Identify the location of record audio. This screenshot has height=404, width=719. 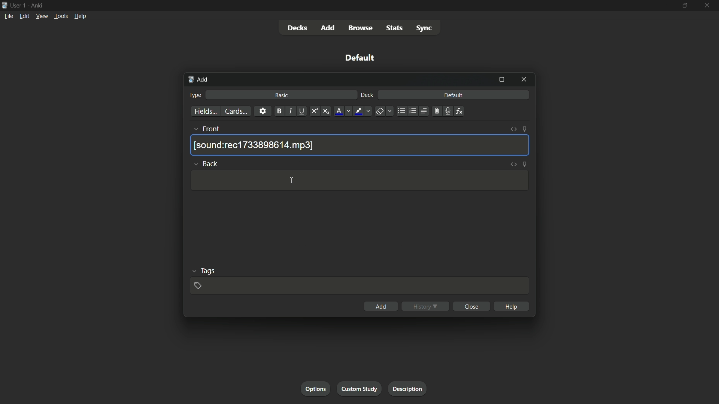
(446, 111).